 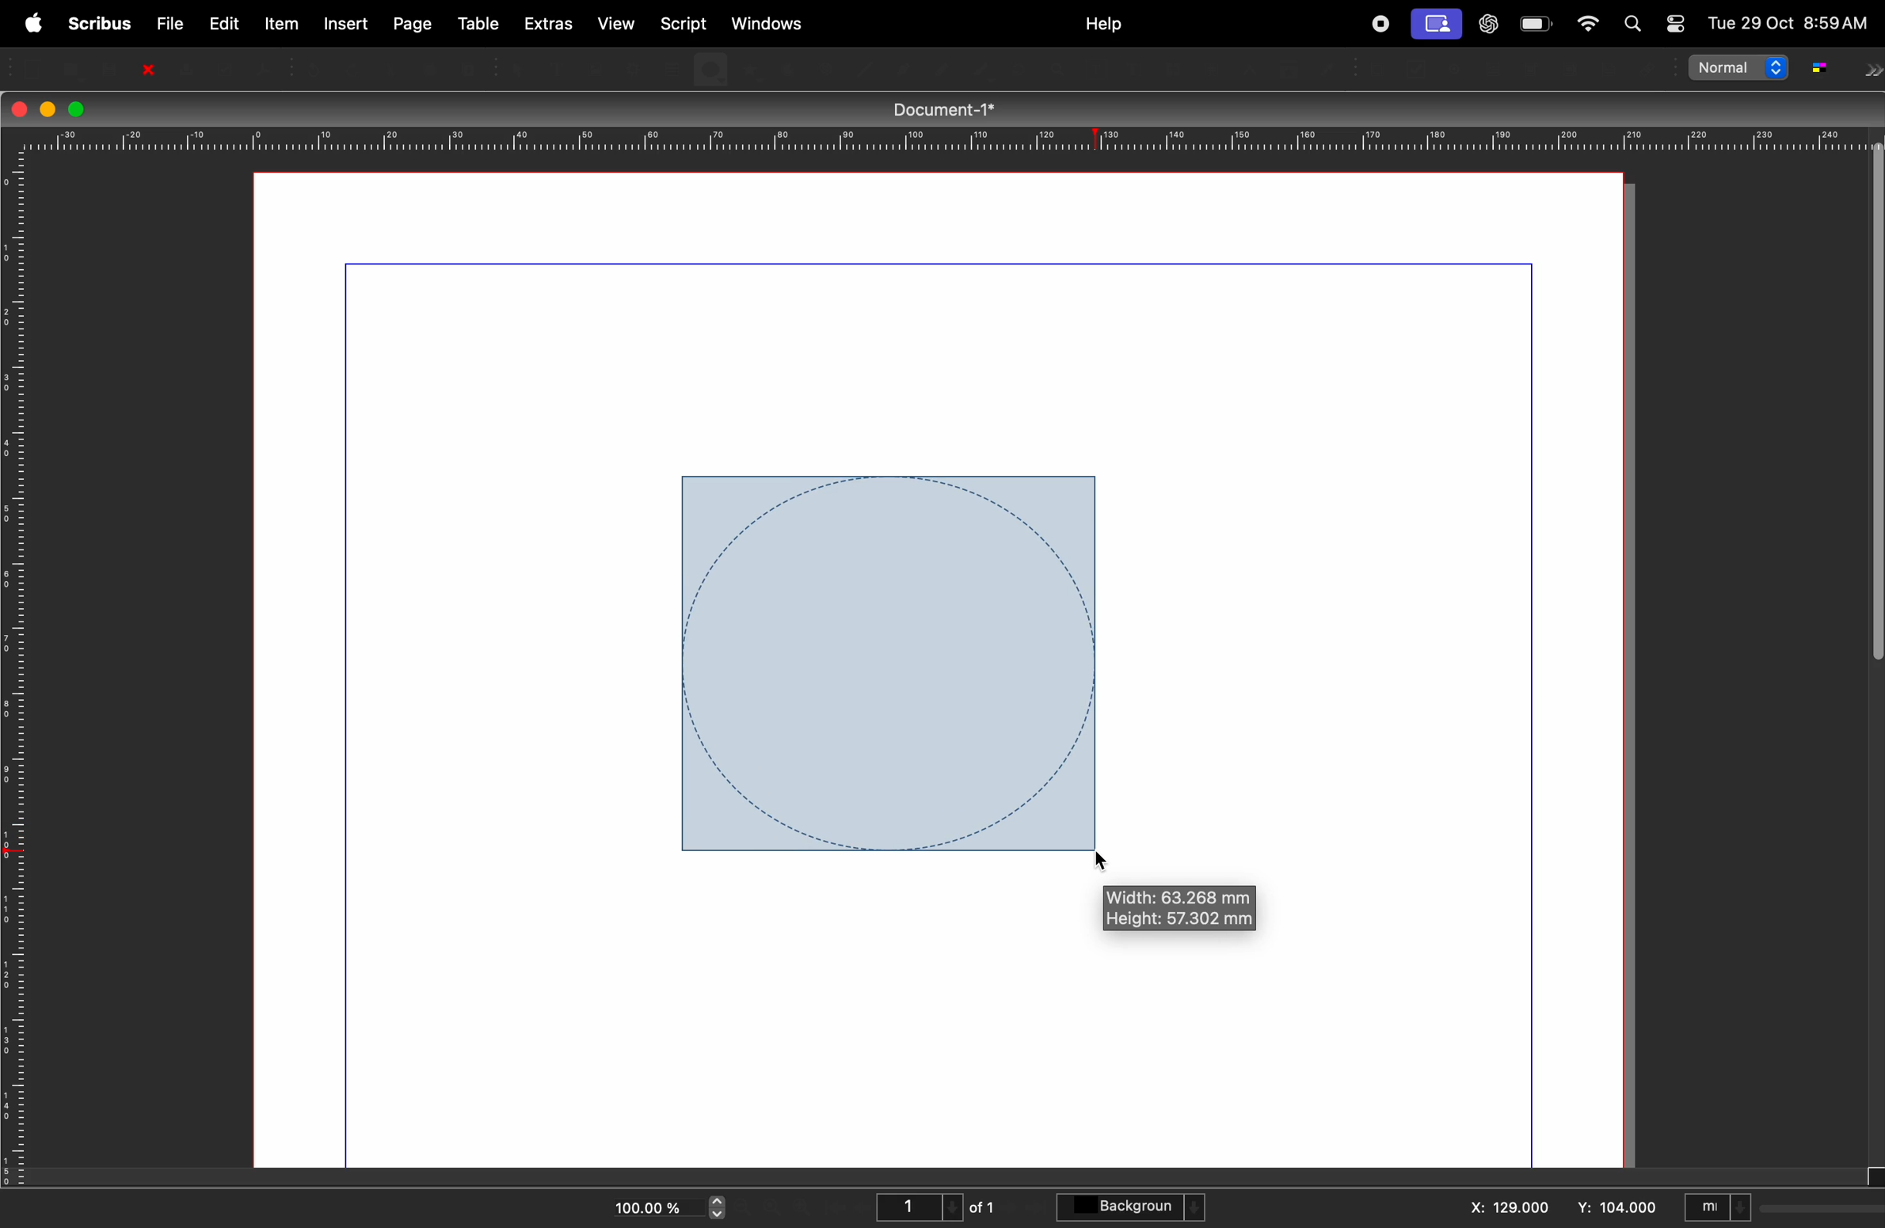 What do you see at coordinates (1609, 1206) in the screenshot?
I see `y: 104.00` at bounding box center [1609, 1206].